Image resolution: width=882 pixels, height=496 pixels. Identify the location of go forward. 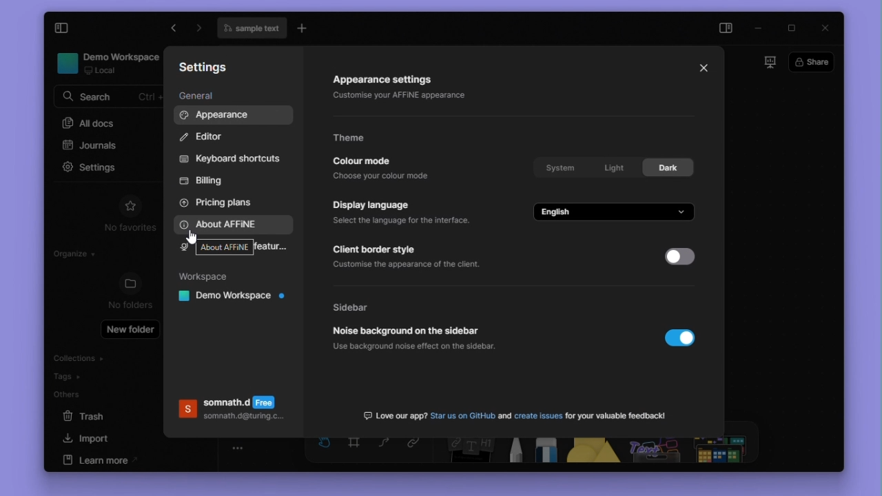
(175, 29).